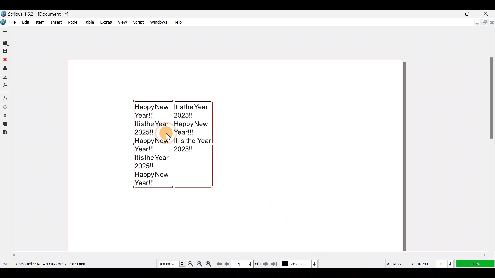 The width and height of the screenshot is (495, 278). Describe the element at coordinates (178, 21) in the screenshot. I see `Help` at that location.